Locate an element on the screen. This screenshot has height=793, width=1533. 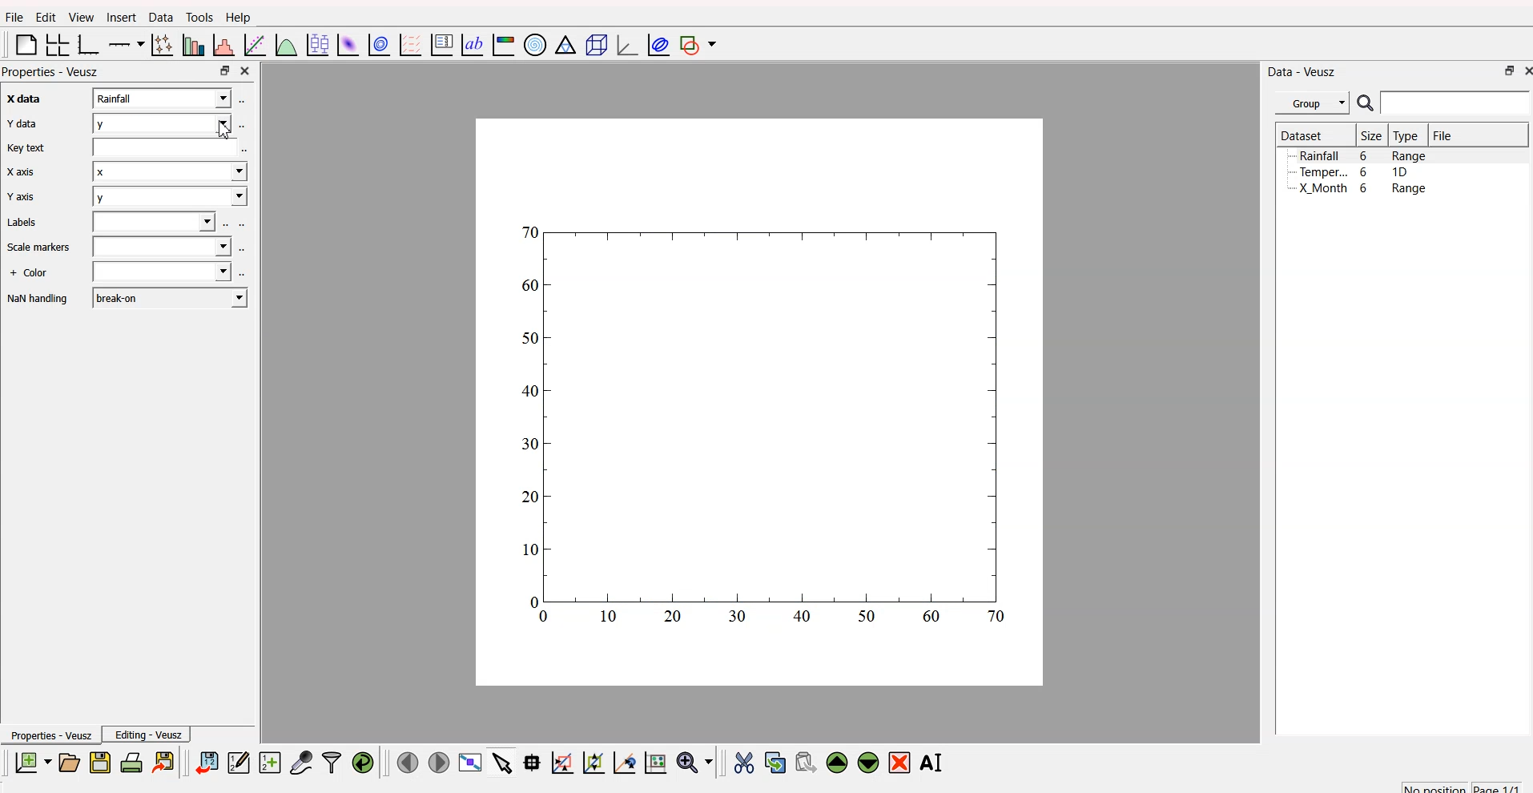
Rainfall 6 Range is located at coordinates (1365, 155).